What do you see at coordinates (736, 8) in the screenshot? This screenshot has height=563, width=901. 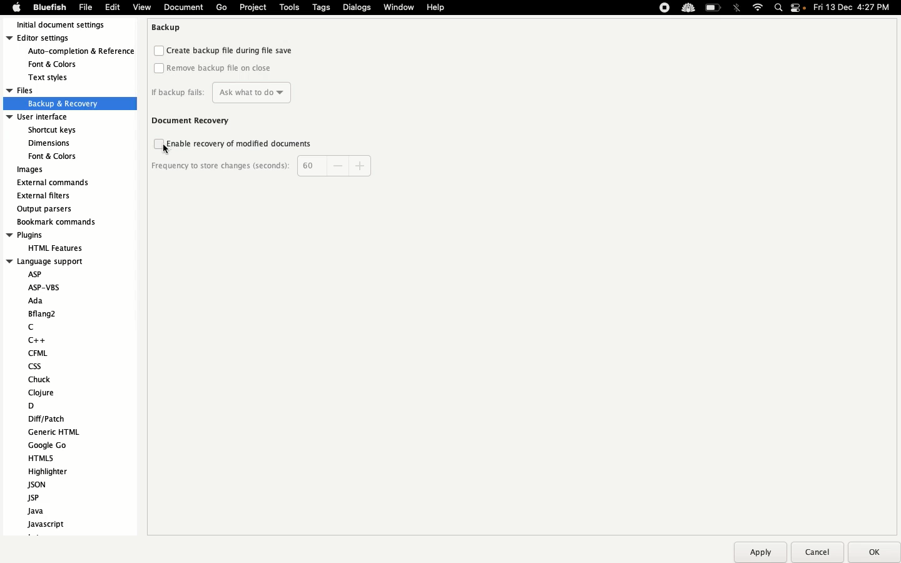 I see `Bluetooth` at bounding box center [736, 8].